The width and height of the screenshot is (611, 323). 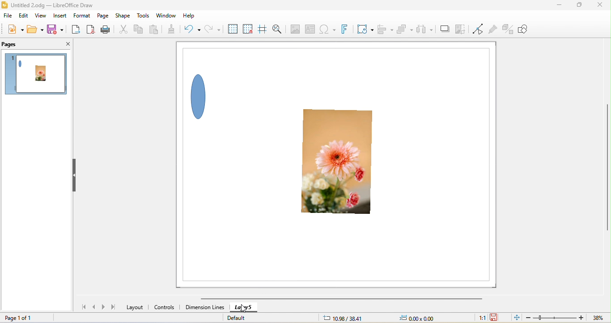 I want to click on shape, so click(x=201, y=95).